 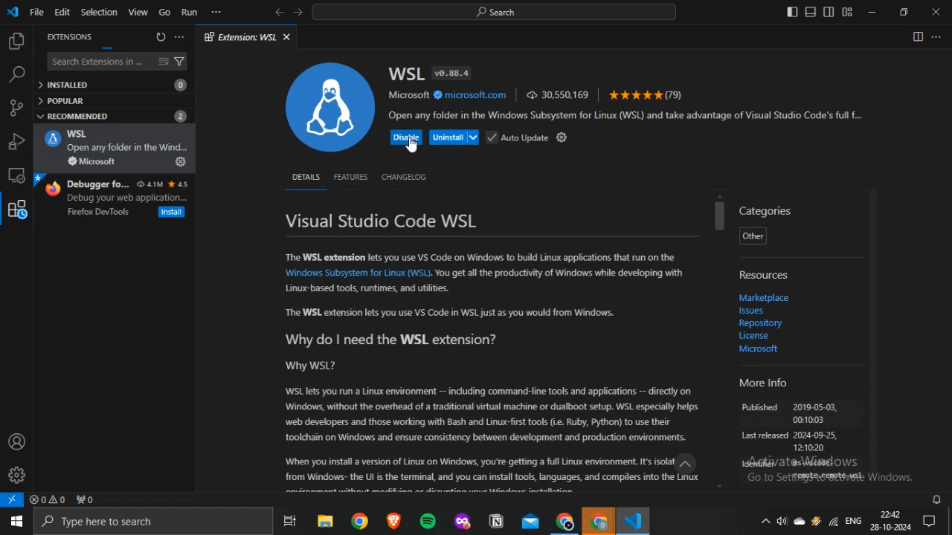 I want to click on spotify, so click(x=428, y=521).